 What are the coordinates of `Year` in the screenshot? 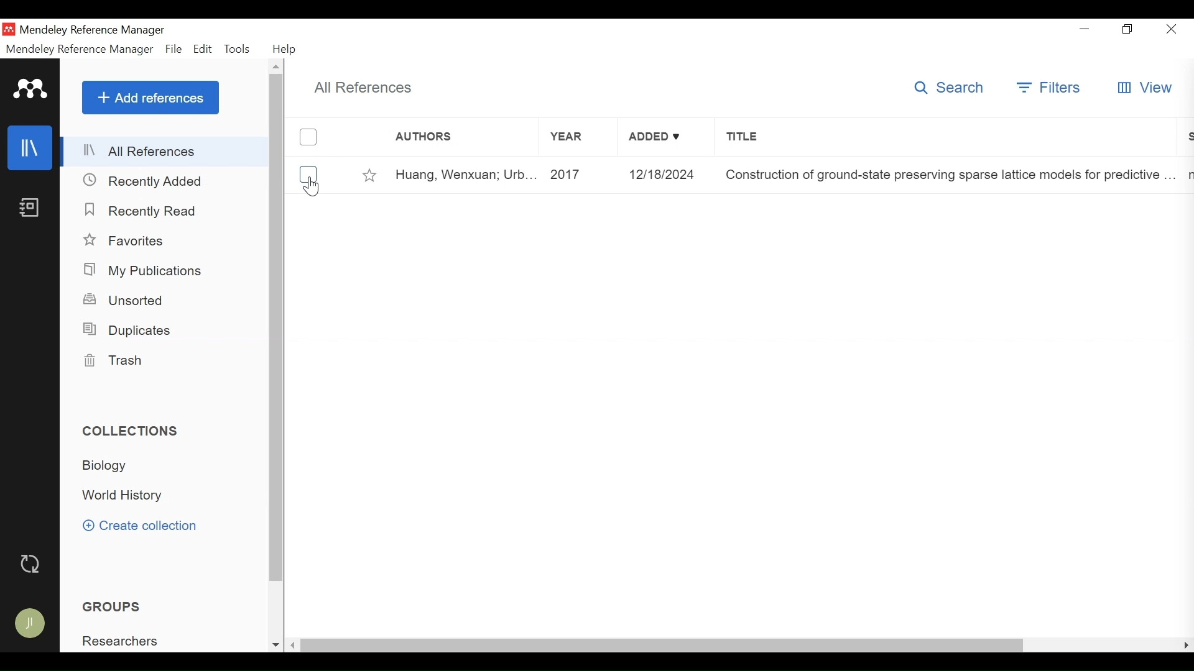 It's located at (581, 175).